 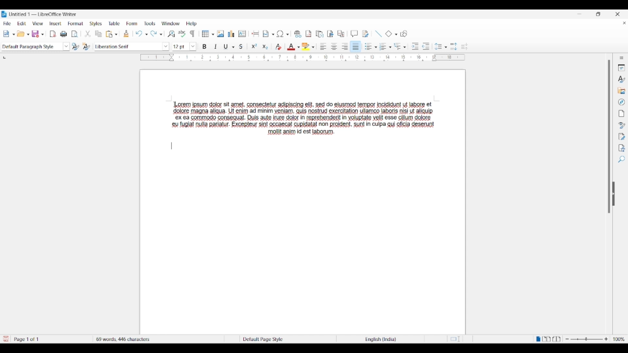 What do you see at coordinates (192, 34) in the screenshot?
I see `Toggle formatting marks` at bounding box center [192, 34].